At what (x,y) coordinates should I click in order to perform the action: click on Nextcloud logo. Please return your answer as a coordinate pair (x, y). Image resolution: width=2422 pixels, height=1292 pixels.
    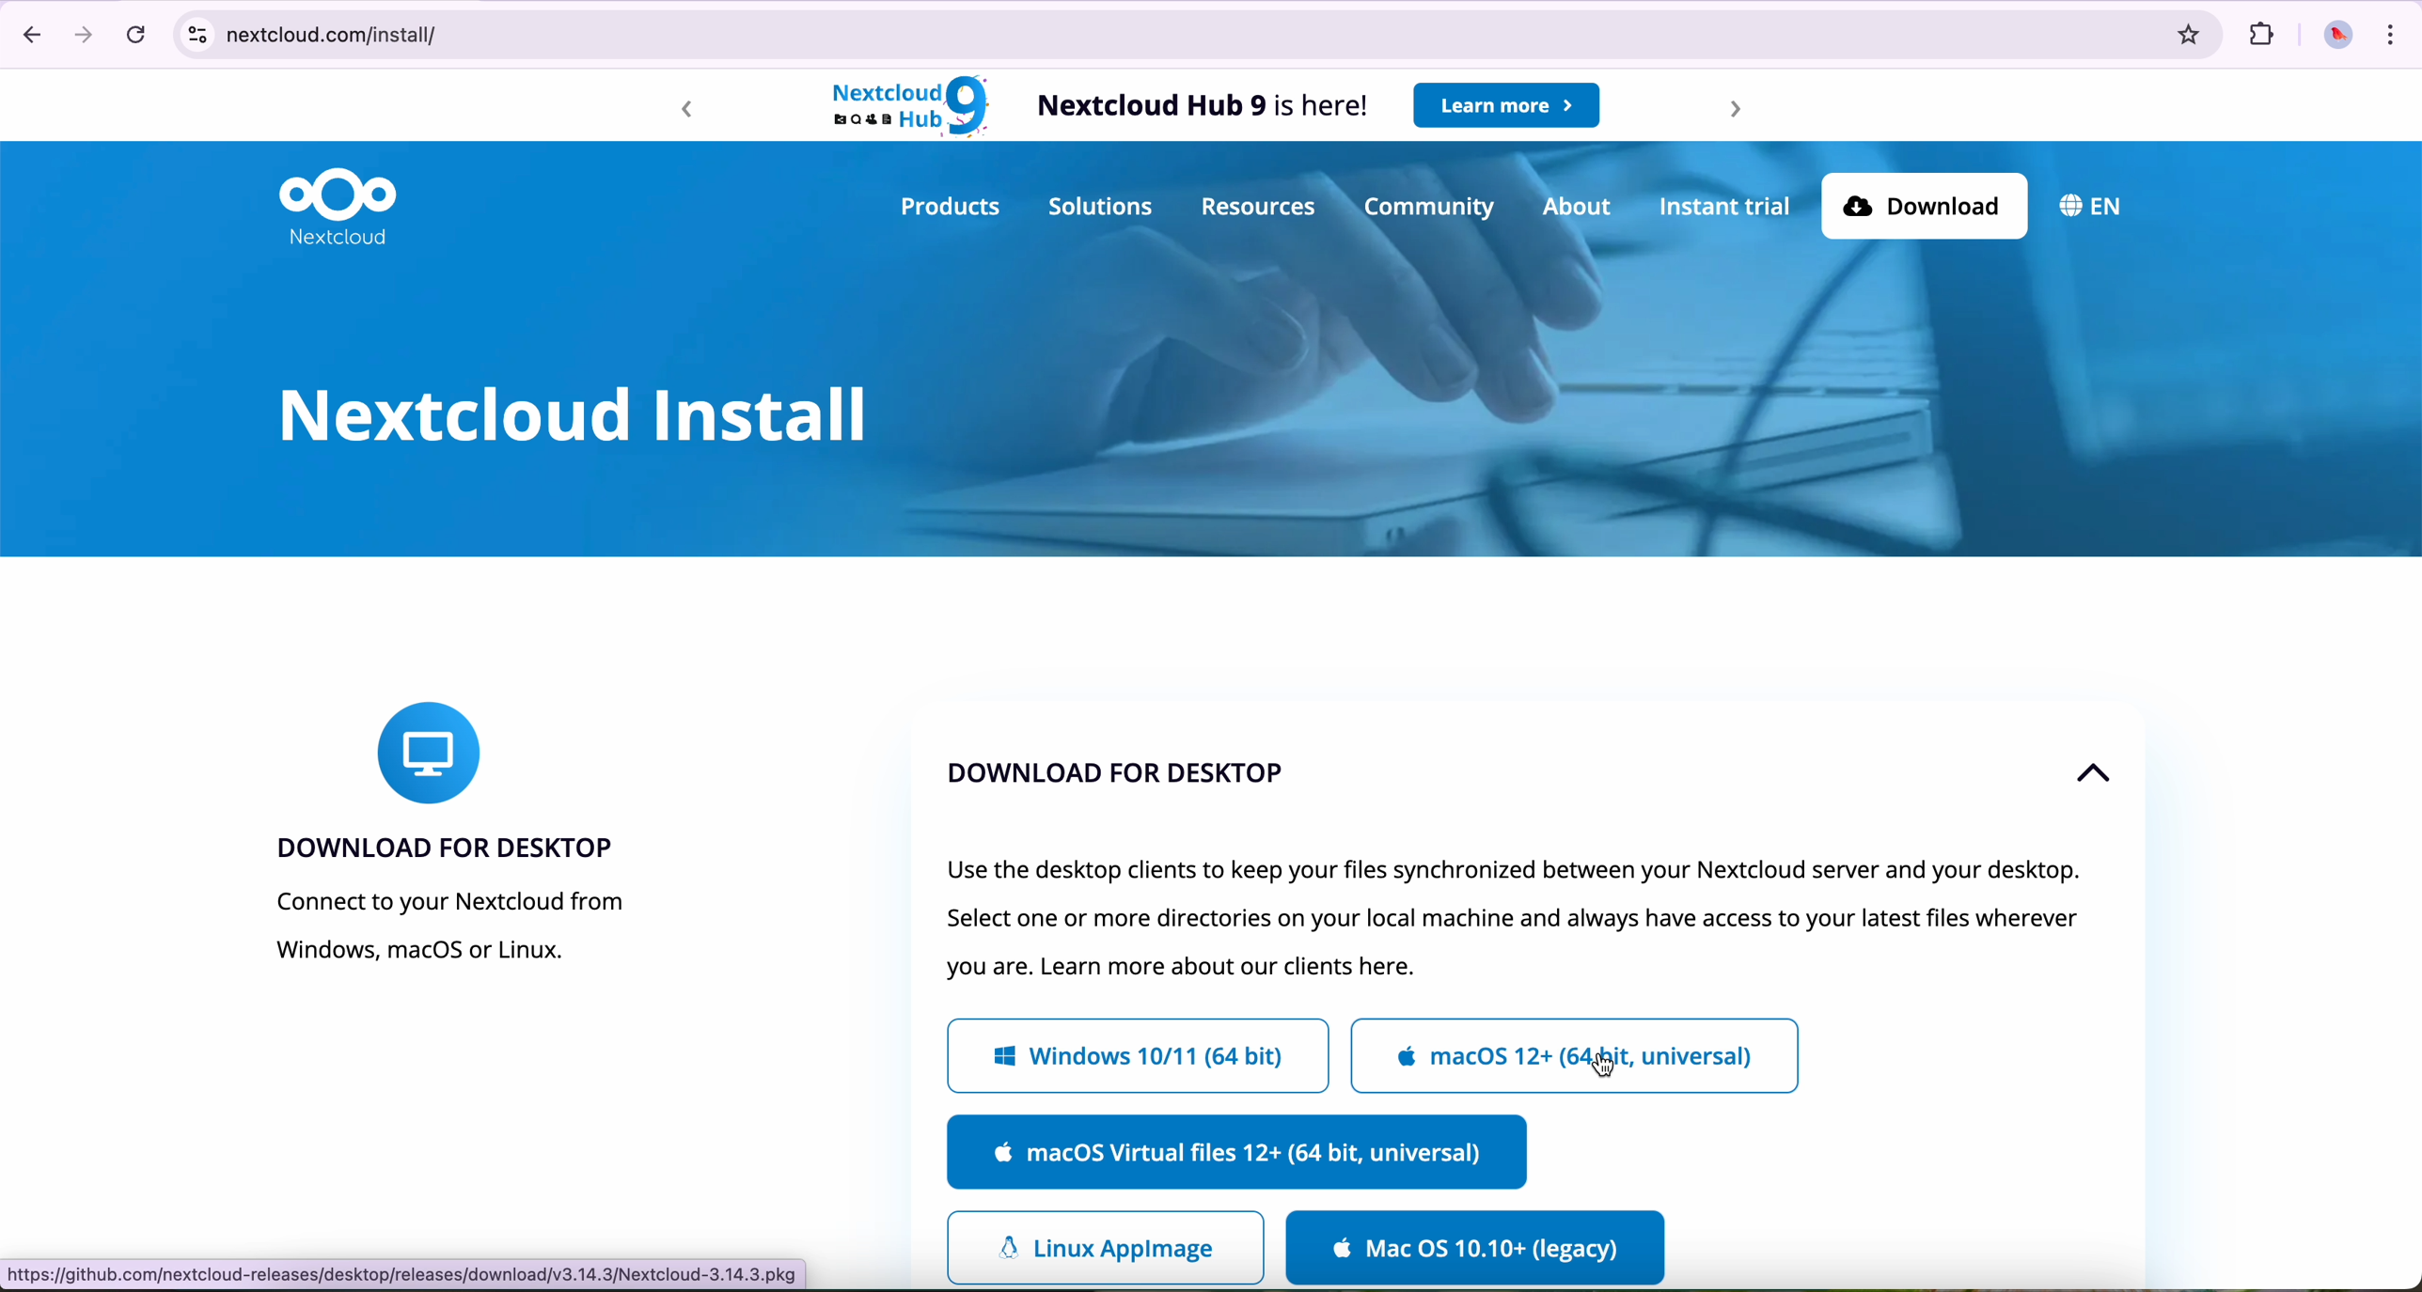
    Looking at the image, I should click on (340, 203).